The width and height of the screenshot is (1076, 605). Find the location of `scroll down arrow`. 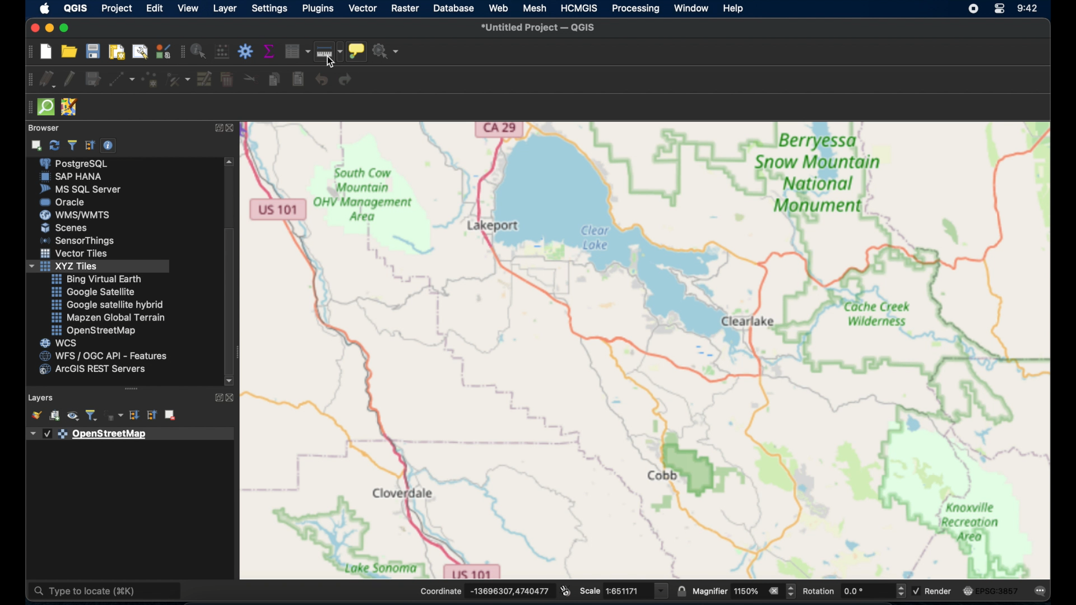

scroll down arrow is located at coordinates (229, 380).